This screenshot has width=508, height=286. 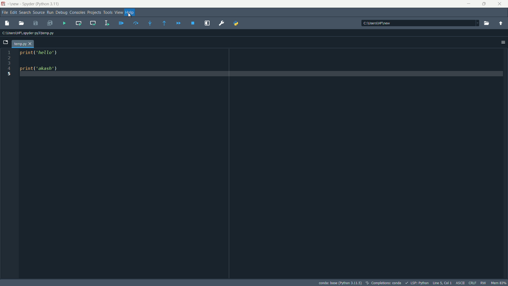 What do you see at coordinates (50, 13) in the screenshot?
I see `run menu` at bounding box center [50, 13].